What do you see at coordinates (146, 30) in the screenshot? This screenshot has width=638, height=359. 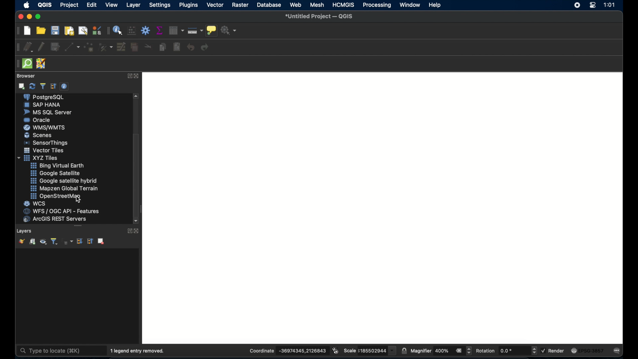 I see `toolbox` at bounding box center [146, 30].